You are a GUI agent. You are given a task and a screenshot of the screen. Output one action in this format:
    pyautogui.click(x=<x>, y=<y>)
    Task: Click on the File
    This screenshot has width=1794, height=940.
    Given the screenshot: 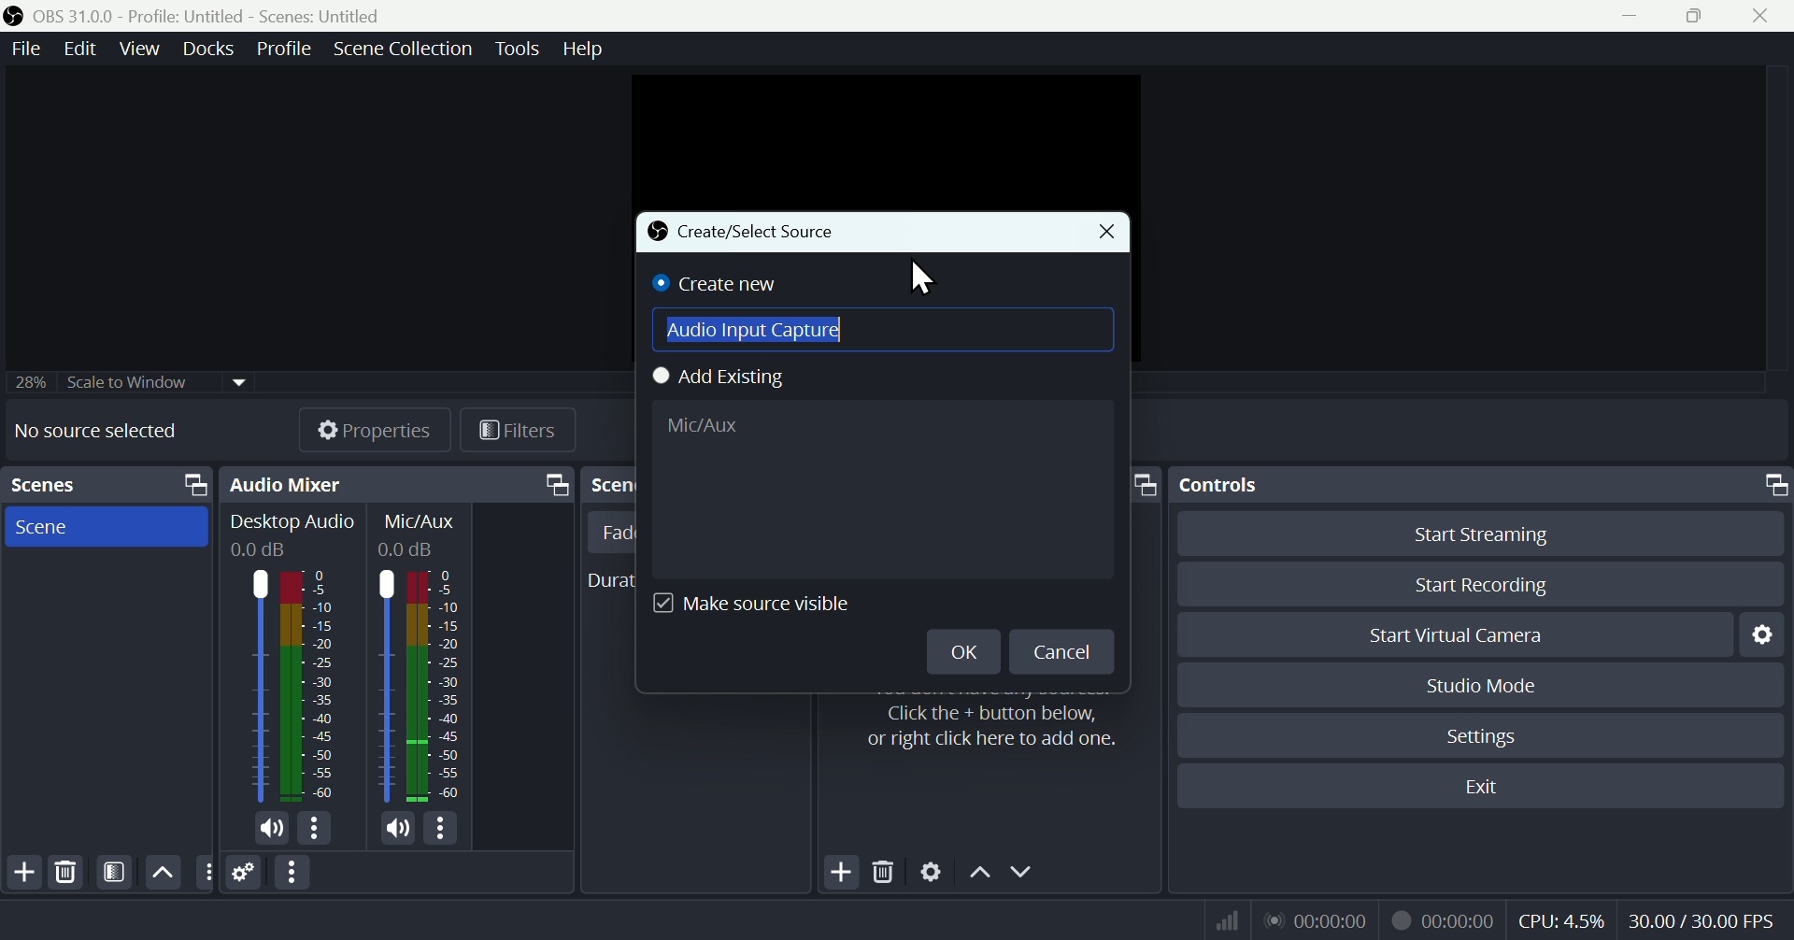 What is the action you would take?
    pyautogui.click(x=23, y=50)
    